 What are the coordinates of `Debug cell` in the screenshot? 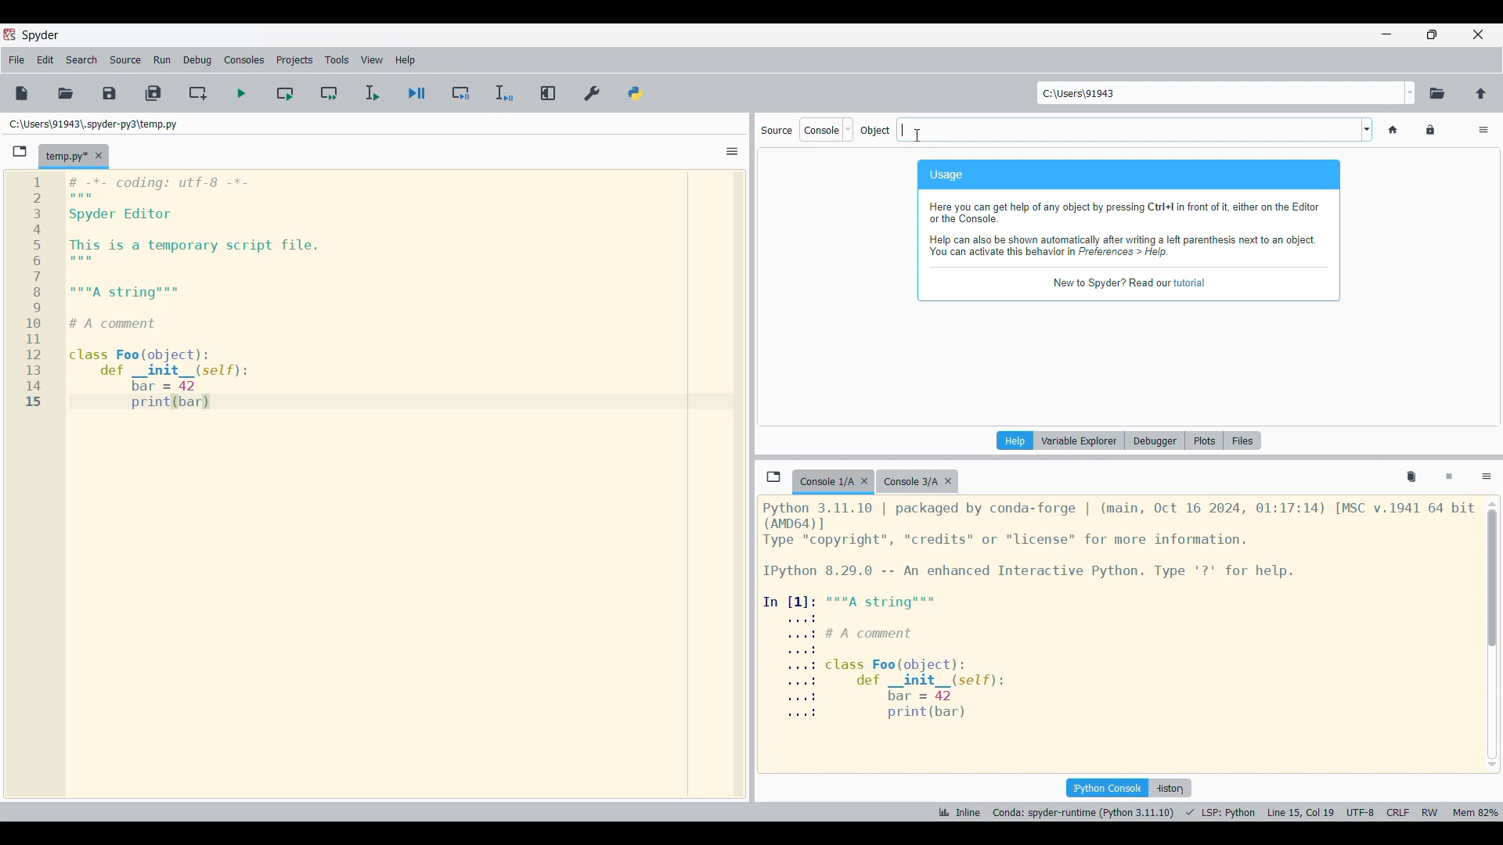 It's located at (461, 94).